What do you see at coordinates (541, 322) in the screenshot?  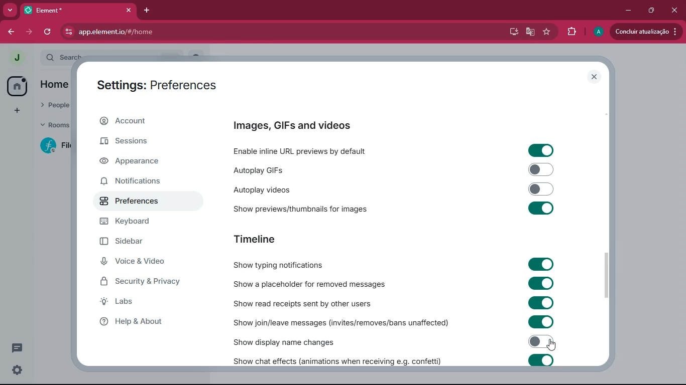 I see `toggle on/off` at bounding box center [541, 322].